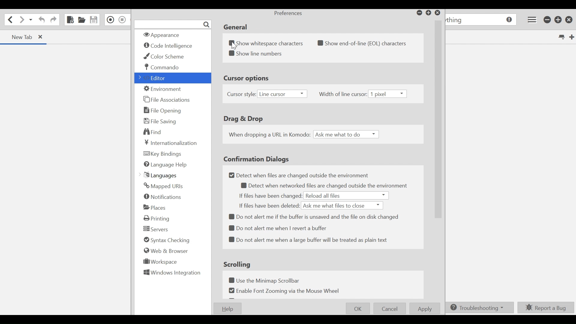 Image resolution: width=576 pixels, height=324 pixels. What do you see at coordinates (21, 20) in the screenshot?
I see `Go forward one location` at bounding box center [21, 20].